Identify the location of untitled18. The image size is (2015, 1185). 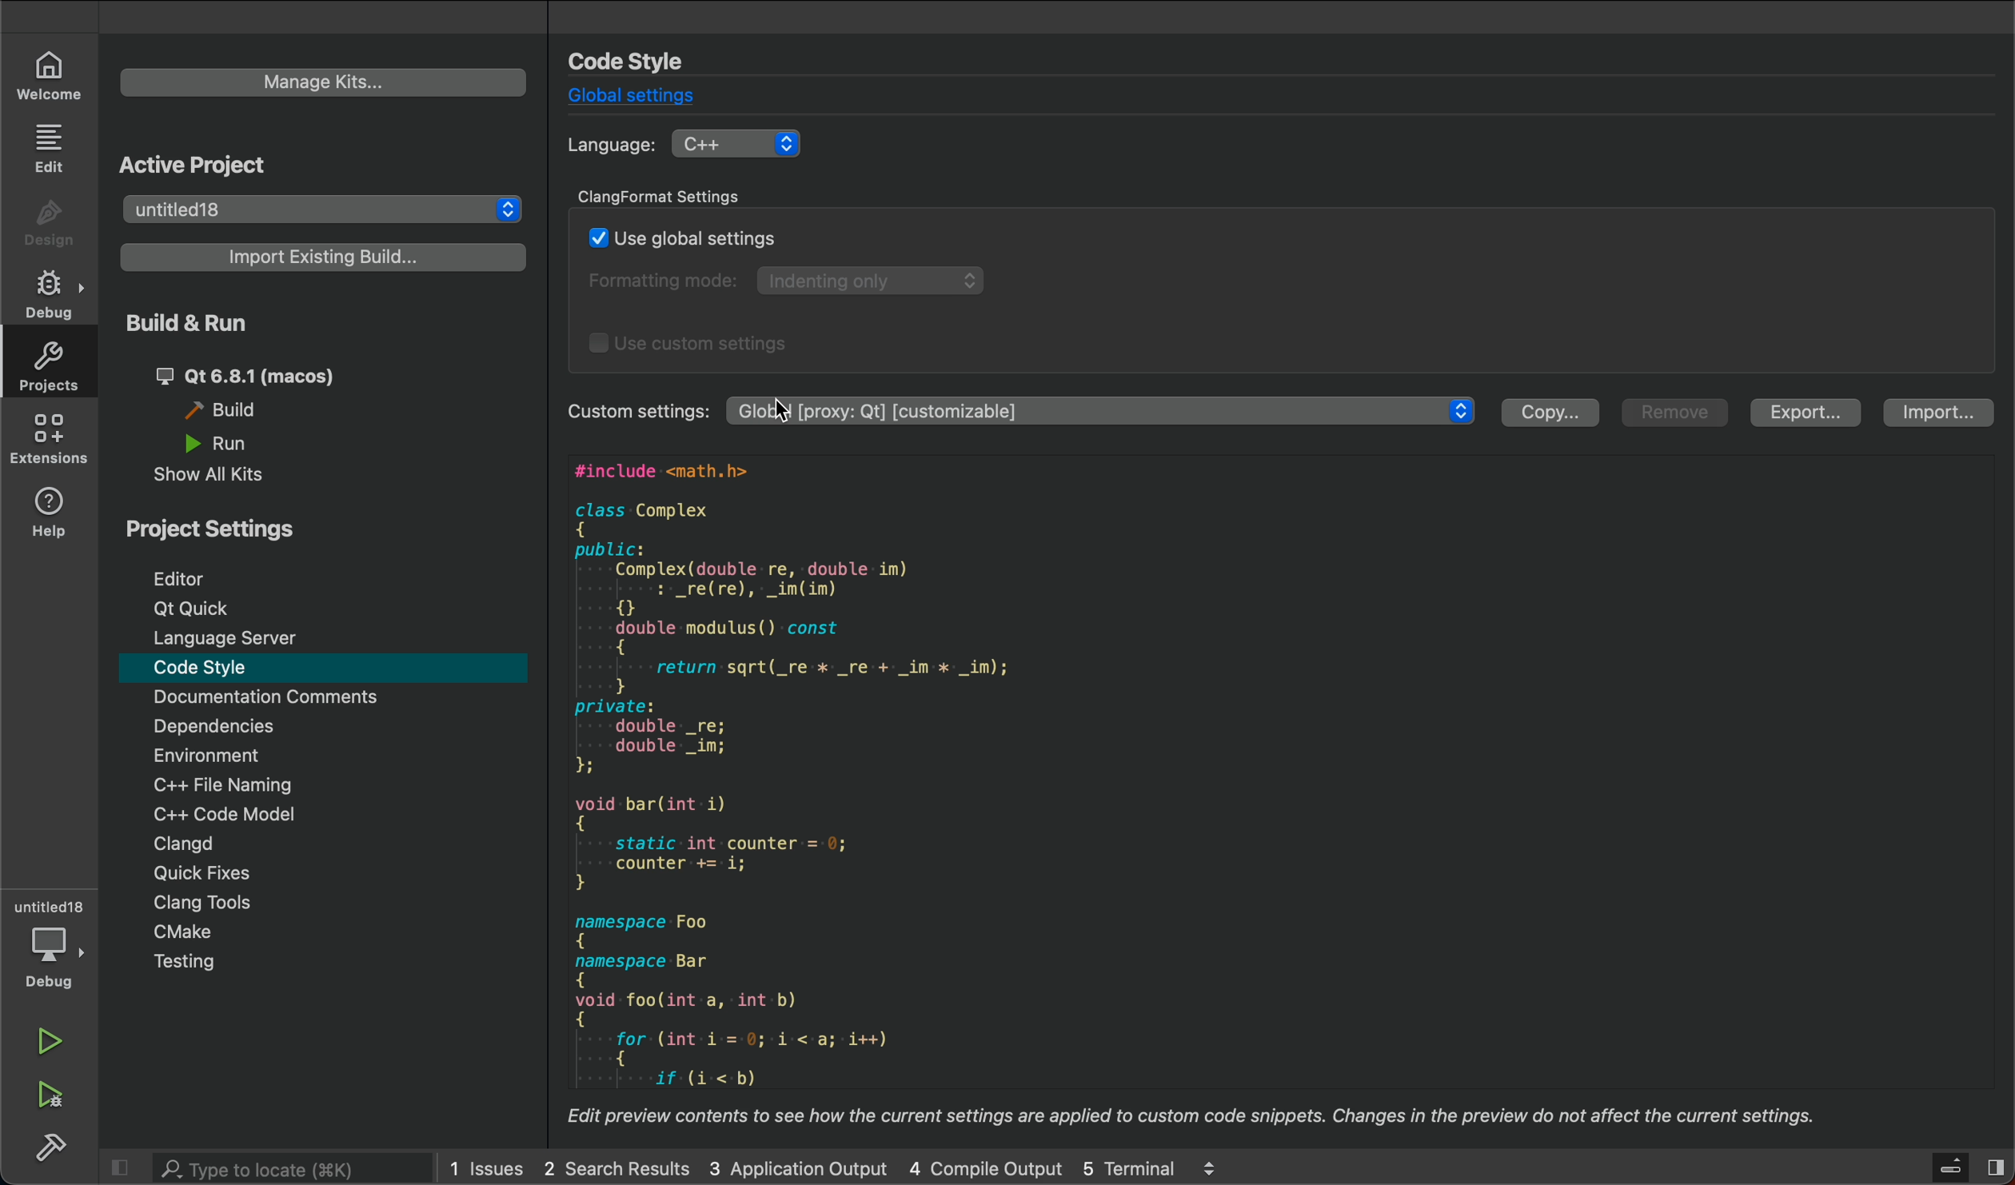
(325, 206).